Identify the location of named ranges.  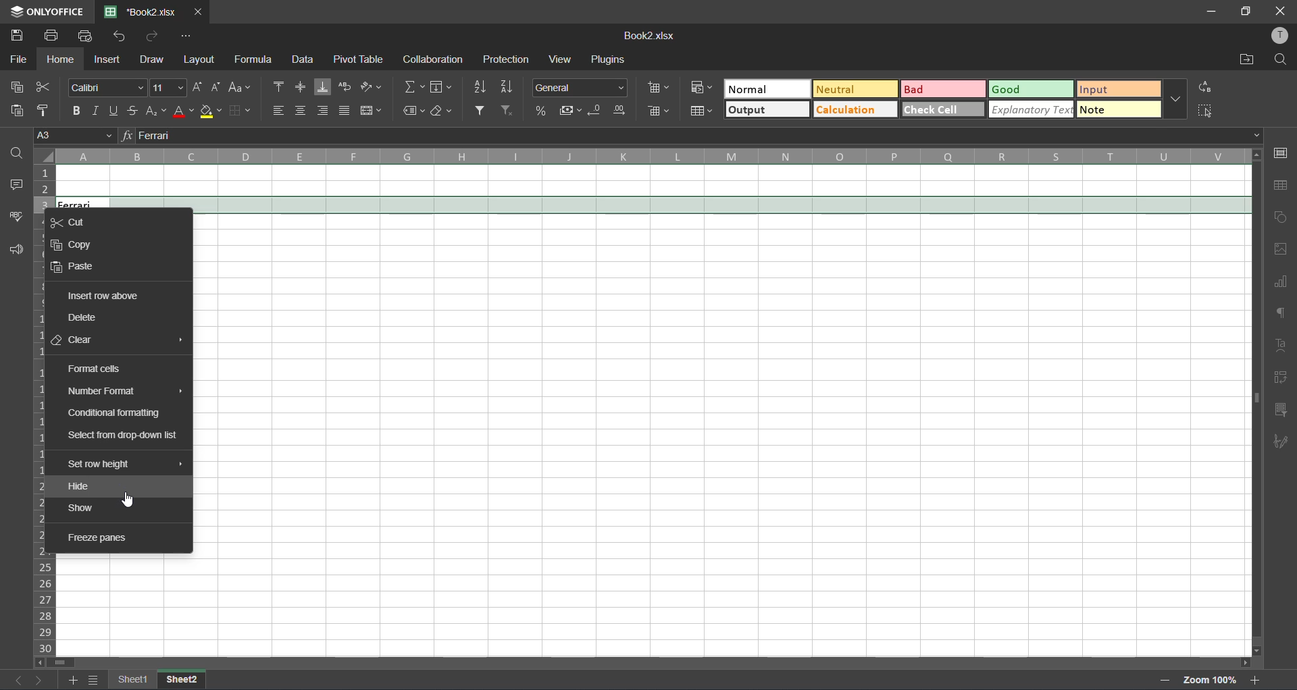
(412, 112).